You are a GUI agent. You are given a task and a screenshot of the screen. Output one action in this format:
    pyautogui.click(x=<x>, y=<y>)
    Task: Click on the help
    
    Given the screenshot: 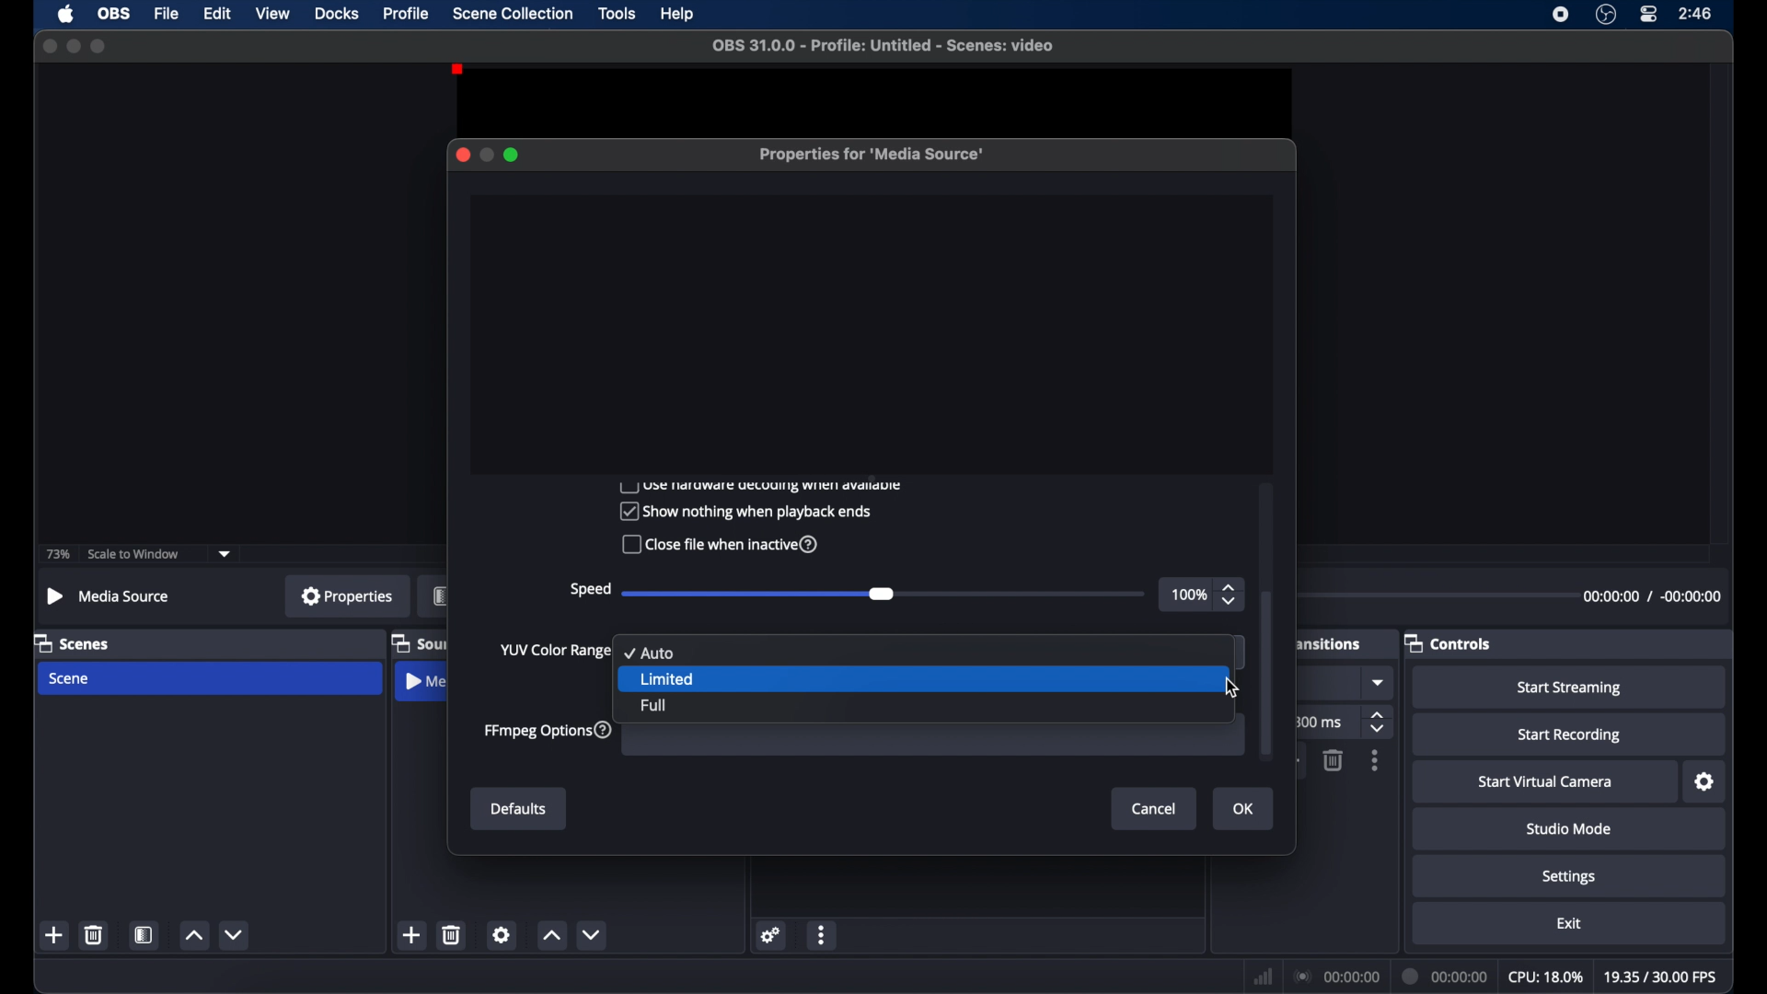 What is the action you would take?
    pyautogui.click(x=678, y=15)
    